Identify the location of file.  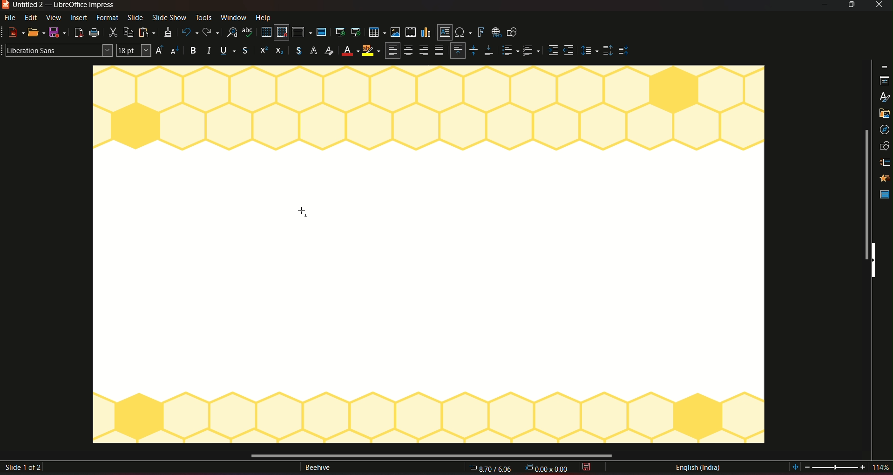
(12, 18).